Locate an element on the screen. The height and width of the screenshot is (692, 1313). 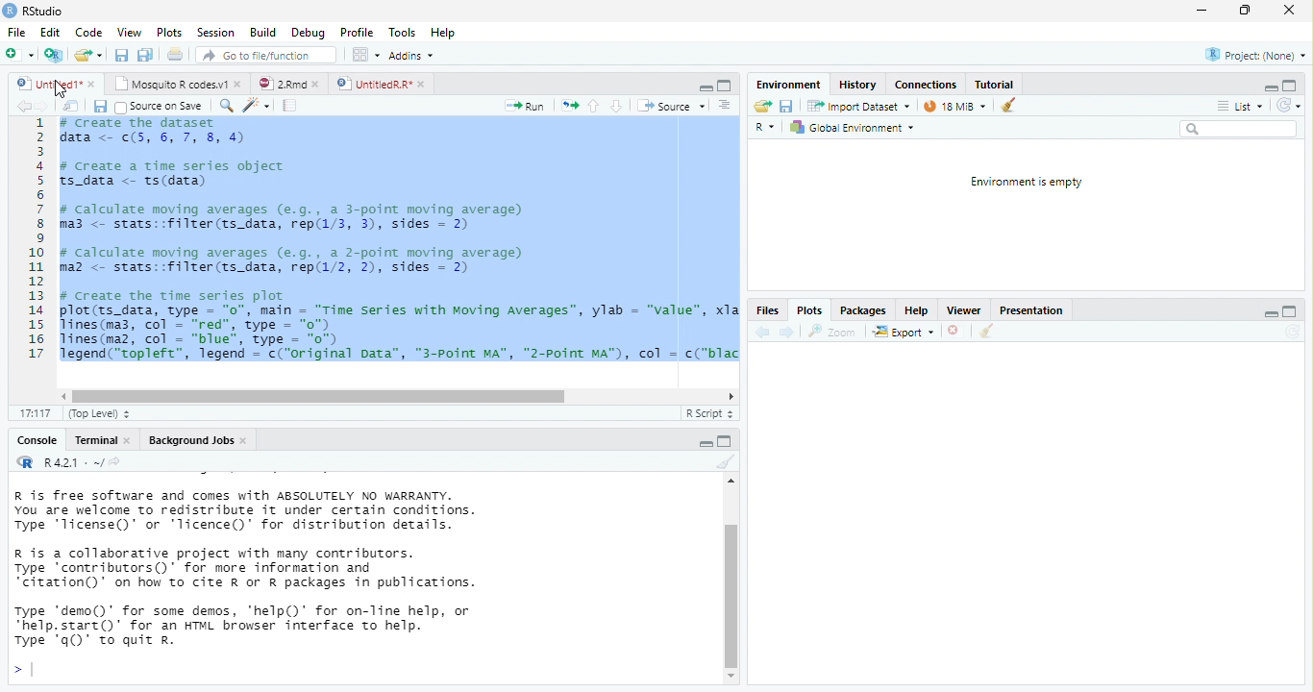
Go to file/function is located at coordinates (262, 55).